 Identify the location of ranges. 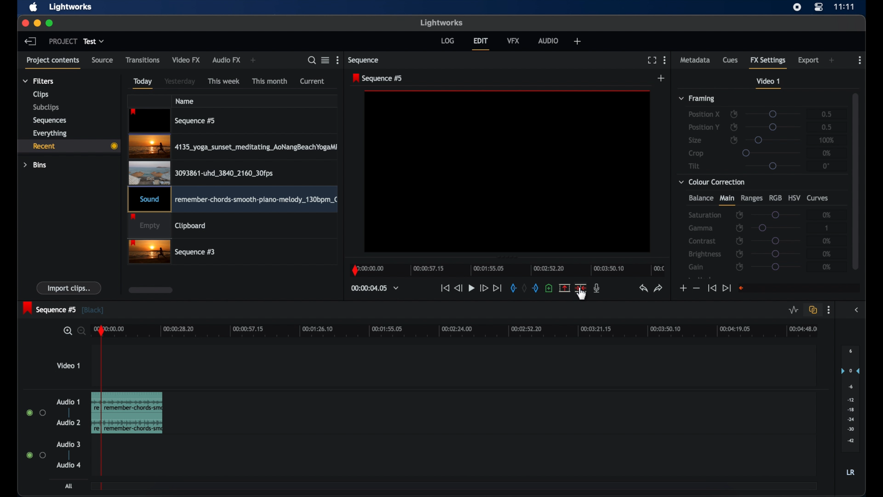
(751, 198).